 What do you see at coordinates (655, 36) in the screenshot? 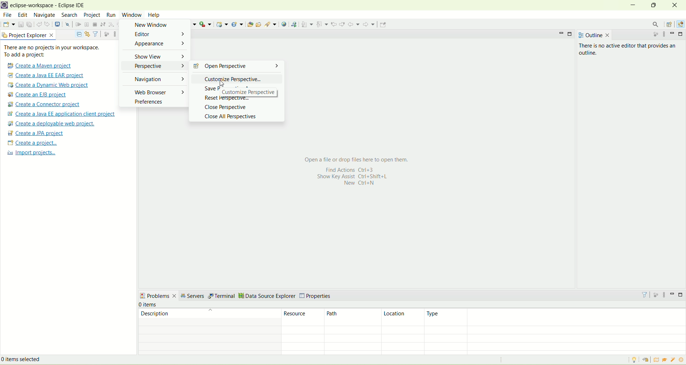
I see `focus on active task` at bounding box center [655, 36].